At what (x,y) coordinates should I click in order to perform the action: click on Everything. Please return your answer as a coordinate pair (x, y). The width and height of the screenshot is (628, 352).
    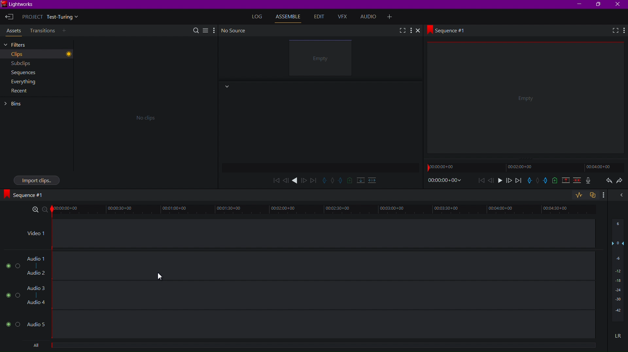
    Looking at the image, I should click on (22, 83).